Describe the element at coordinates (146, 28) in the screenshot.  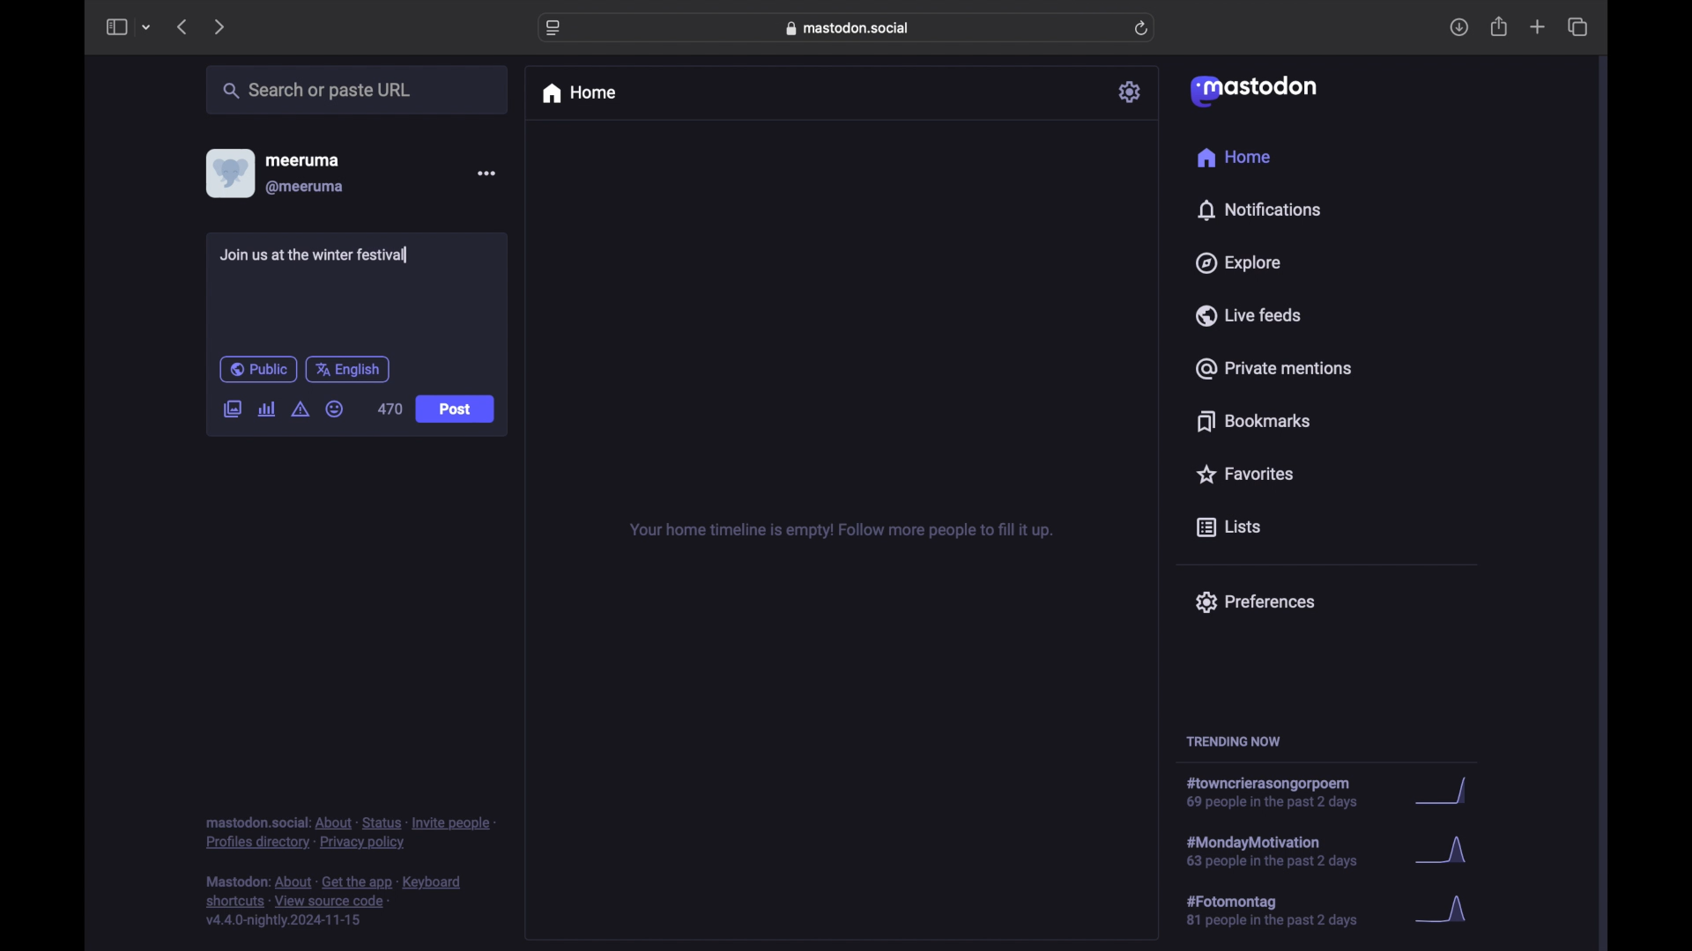
I see `tab group picker` at that location.